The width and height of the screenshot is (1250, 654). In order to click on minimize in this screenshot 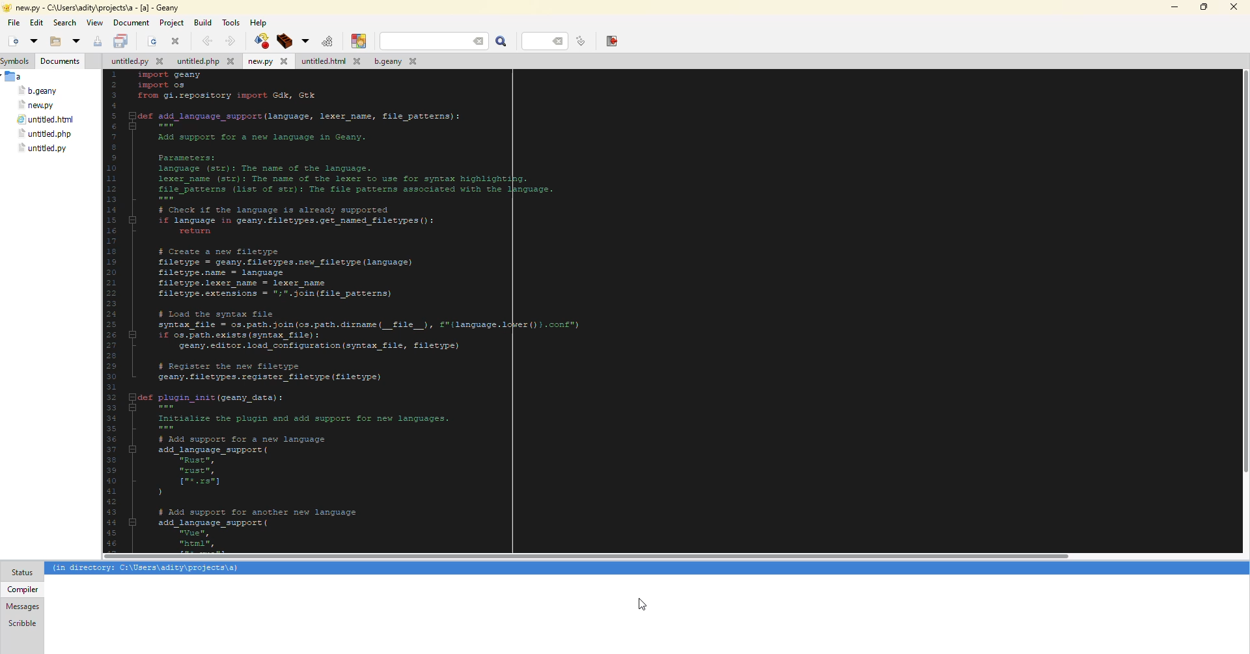, I will do `click(1173, 7)`.